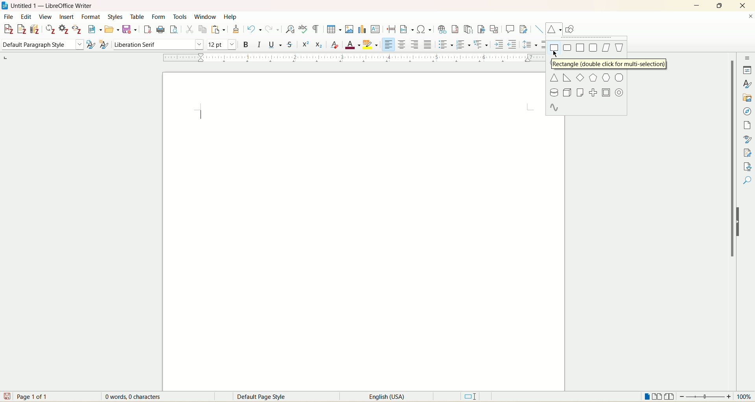  I want to click on trapezoid, so click(619, 48).